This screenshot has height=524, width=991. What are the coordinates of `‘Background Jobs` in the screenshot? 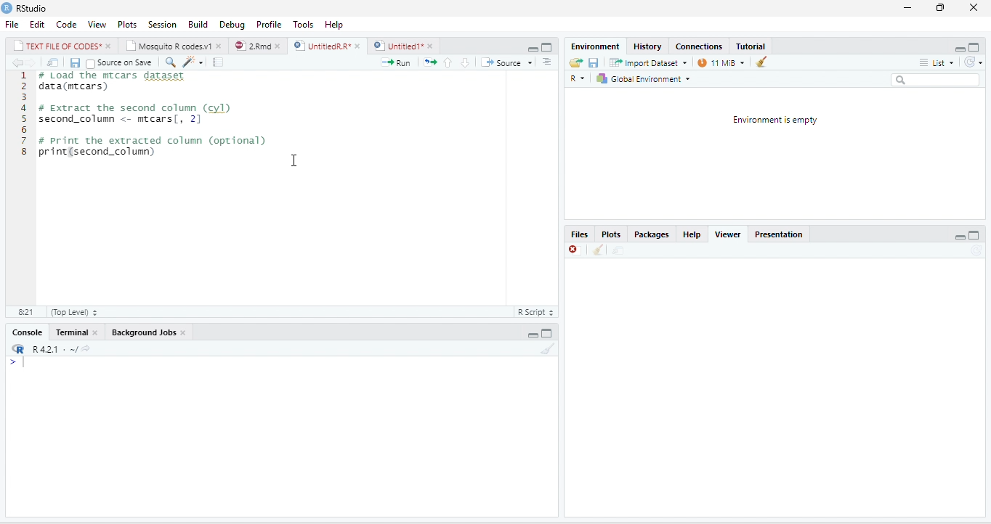 It's located at (142, 332).